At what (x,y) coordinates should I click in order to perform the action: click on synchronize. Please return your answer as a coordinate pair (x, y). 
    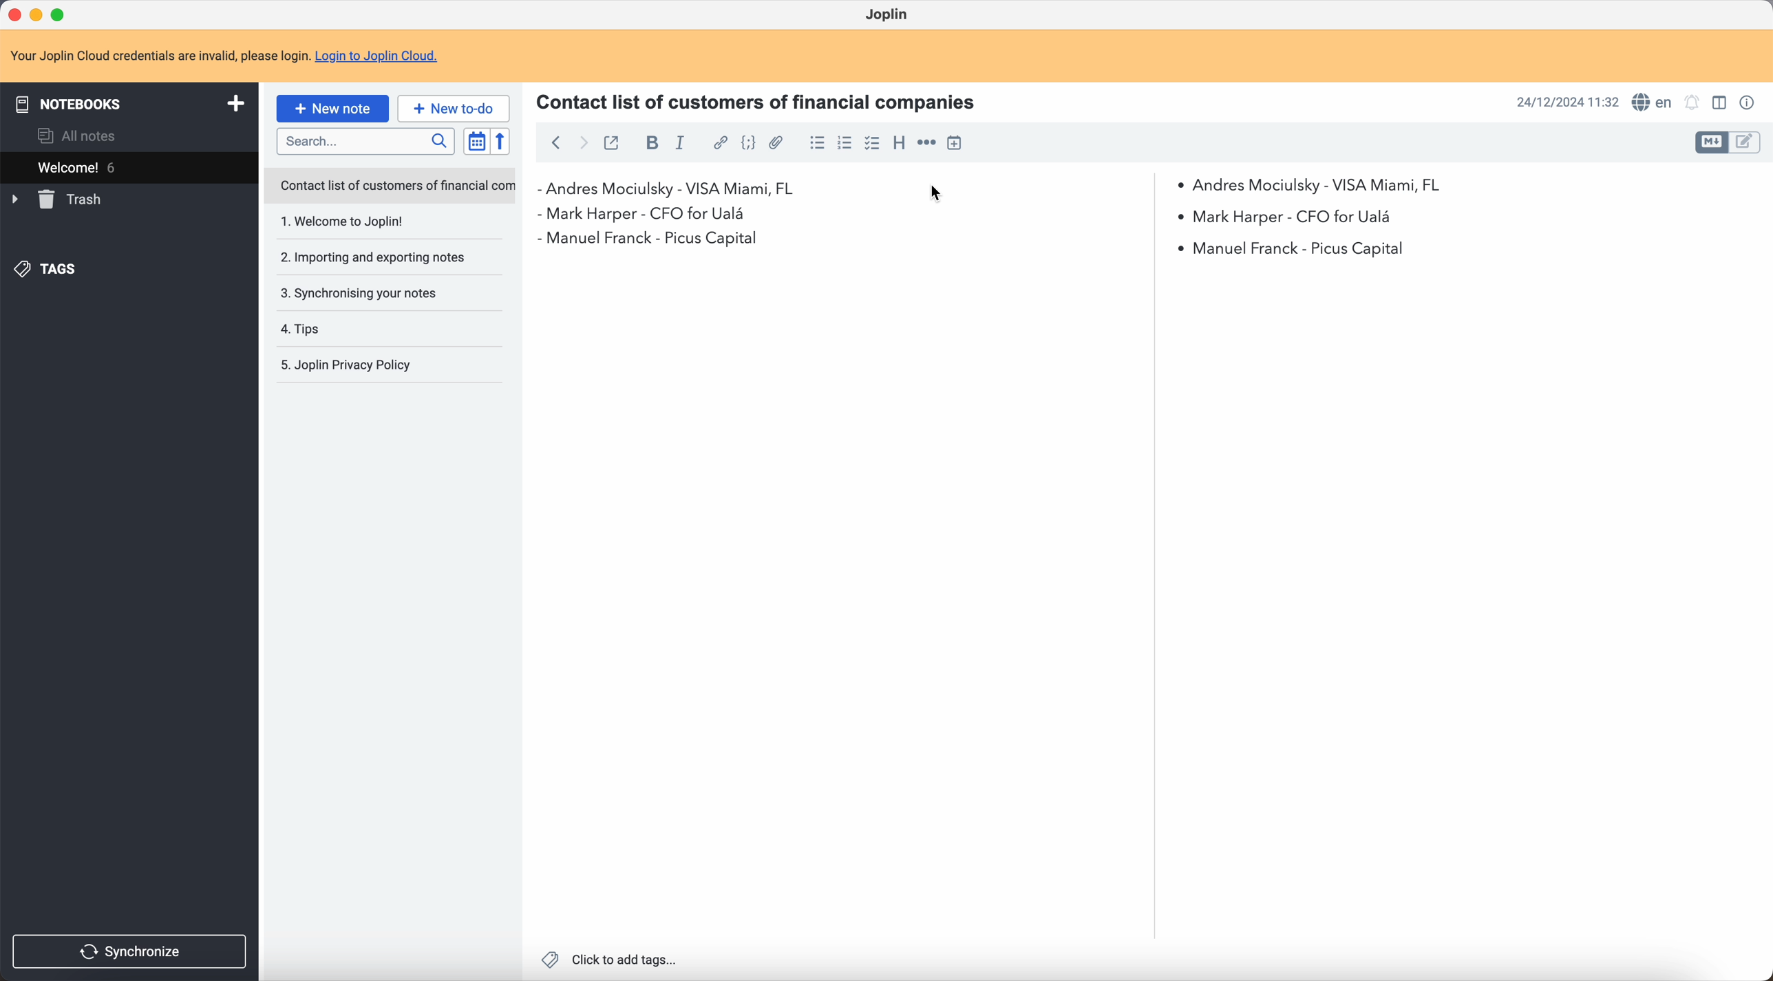
    Looking at the image, I should click on (131, 952).